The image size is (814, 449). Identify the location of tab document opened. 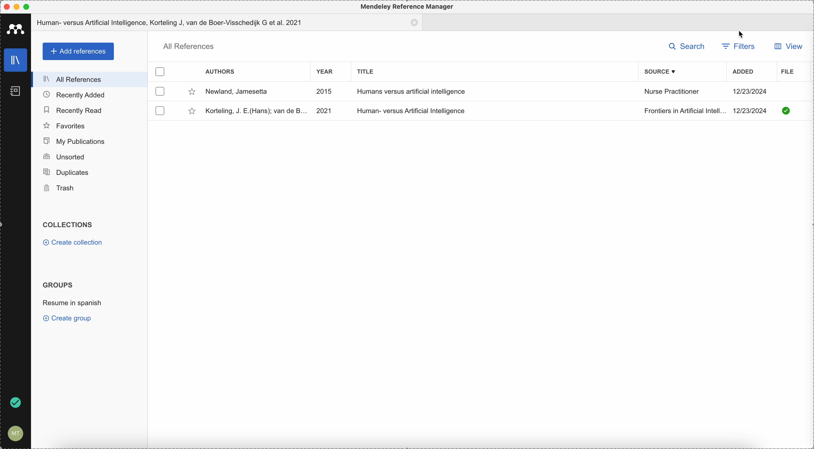
(227, 22).